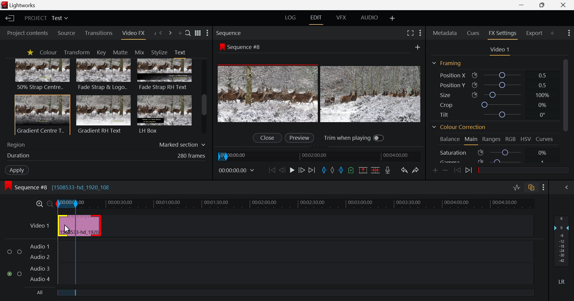 Image resolution: width=574 pixels, height=301 pixels. What do you see at coordinates (299, 137) in the screenshot?
I see `Preview` at bounding box center [299, 137].